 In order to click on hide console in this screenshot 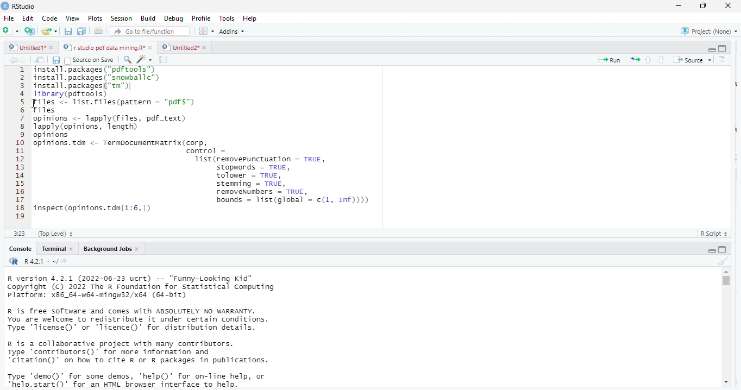, I will do `click(723, 249)`.